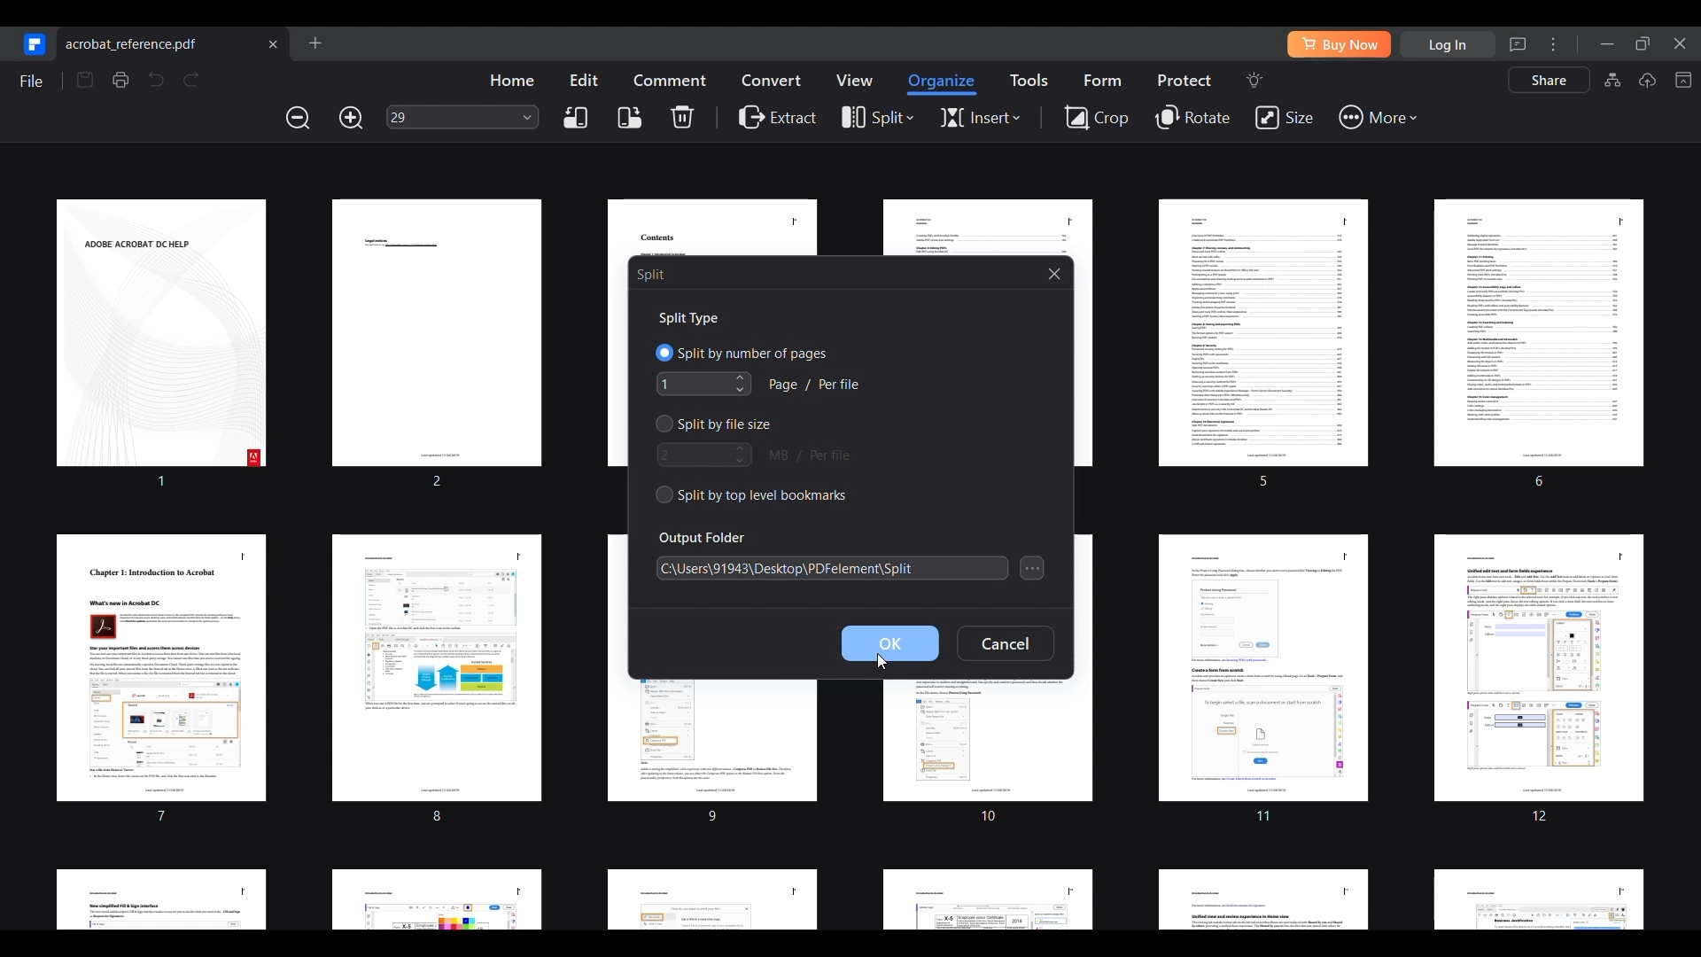 The width and height of the screenshot is (1701, 957). What do you see at coordinates (1284, 118) in the screenshot?
I see `Size` at bounding box center [1284, 118].